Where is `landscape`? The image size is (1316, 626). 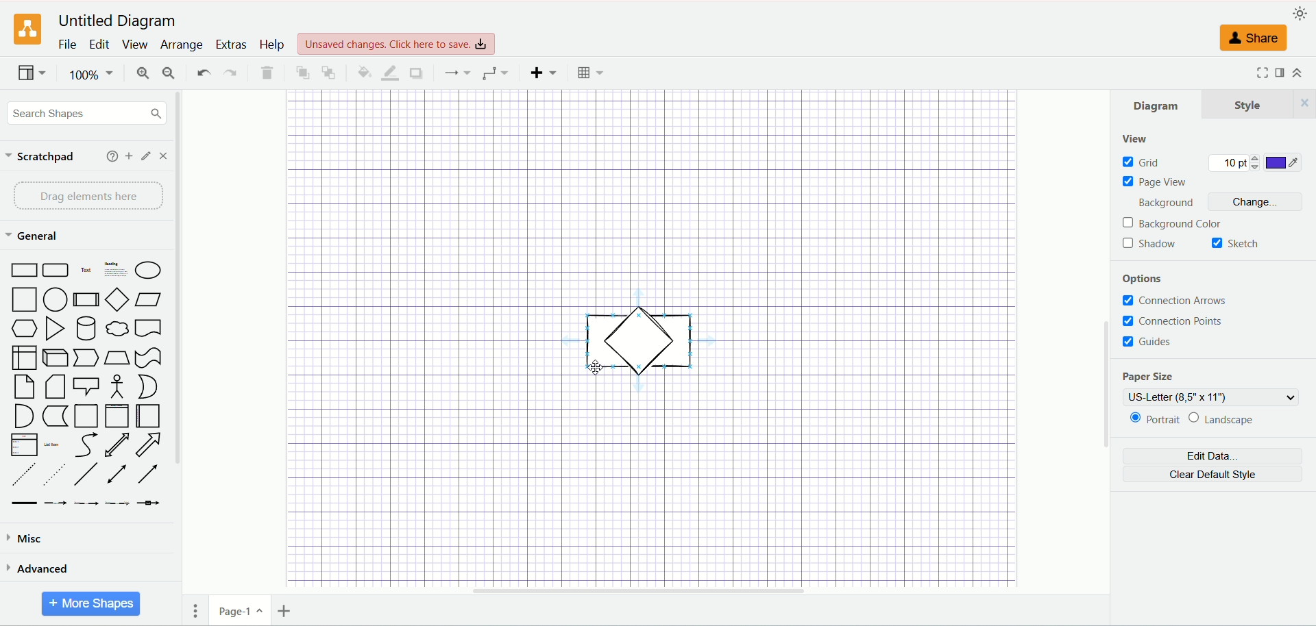
landscape is located at coordinates (1220, 420).